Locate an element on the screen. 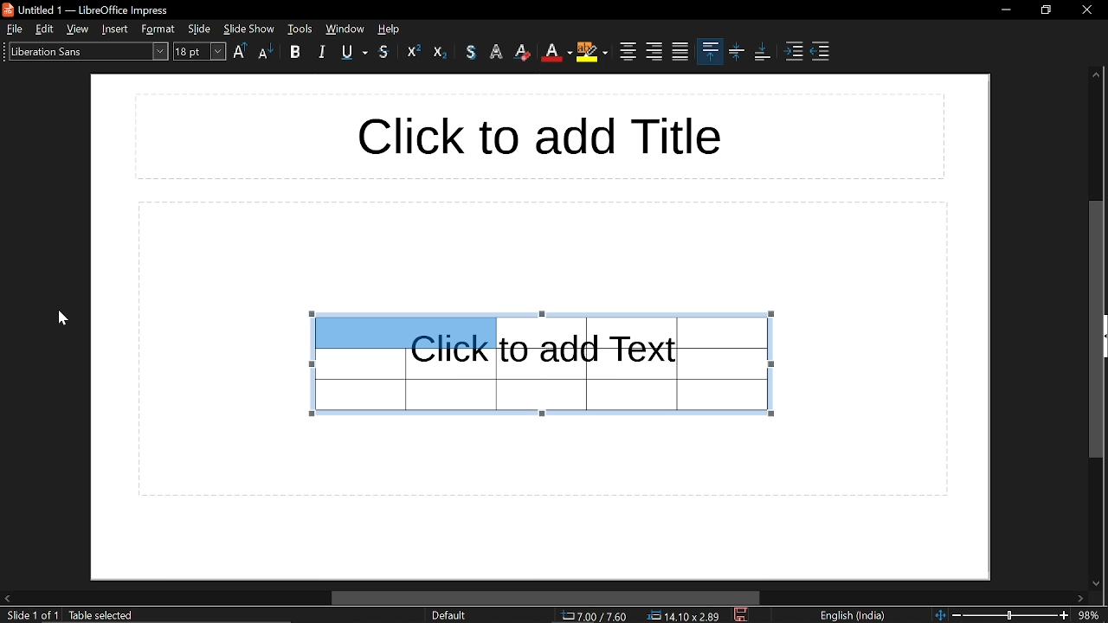 This screenshot has height=623, width=1108. move down is located at coordinates (1098, 582).